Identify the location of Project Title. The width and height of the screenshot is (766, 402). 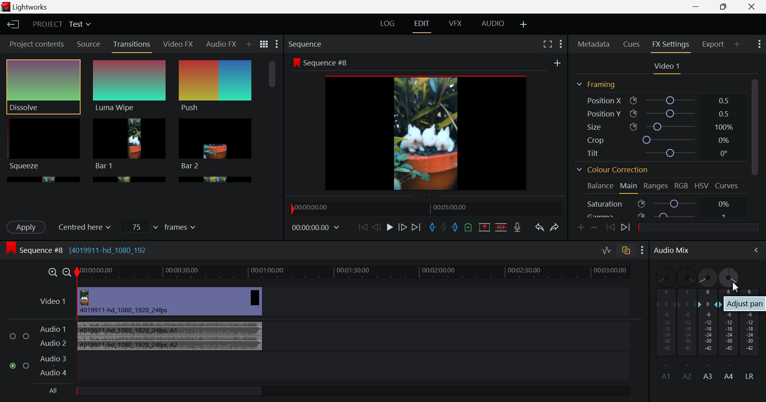
(63, 24).